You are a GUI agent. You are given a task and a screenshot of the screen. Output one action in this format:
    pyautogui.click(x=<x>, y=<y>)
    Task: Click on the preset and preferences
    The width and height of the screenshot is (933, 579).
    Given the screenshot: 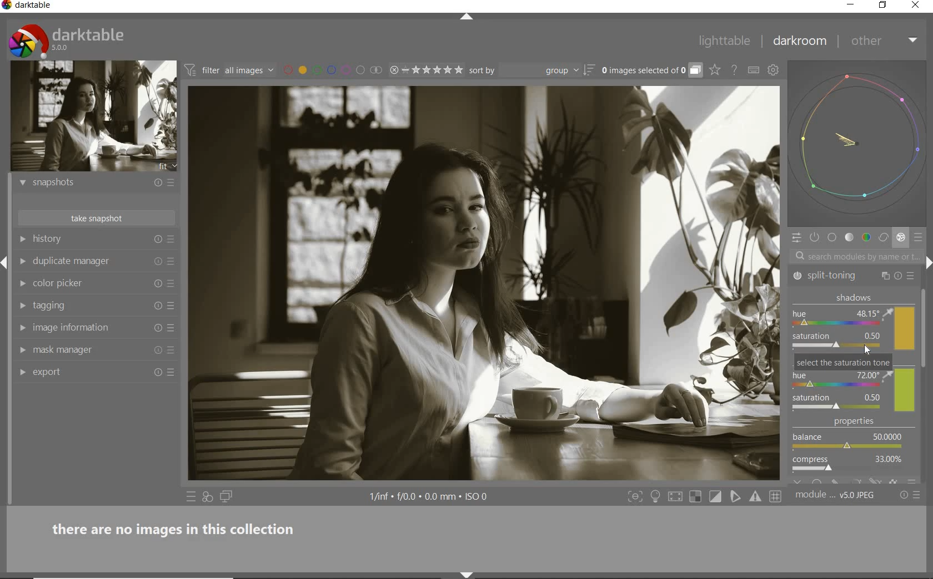 What is the action you would take?
    pyautogui.click(x=172, y=328)
    